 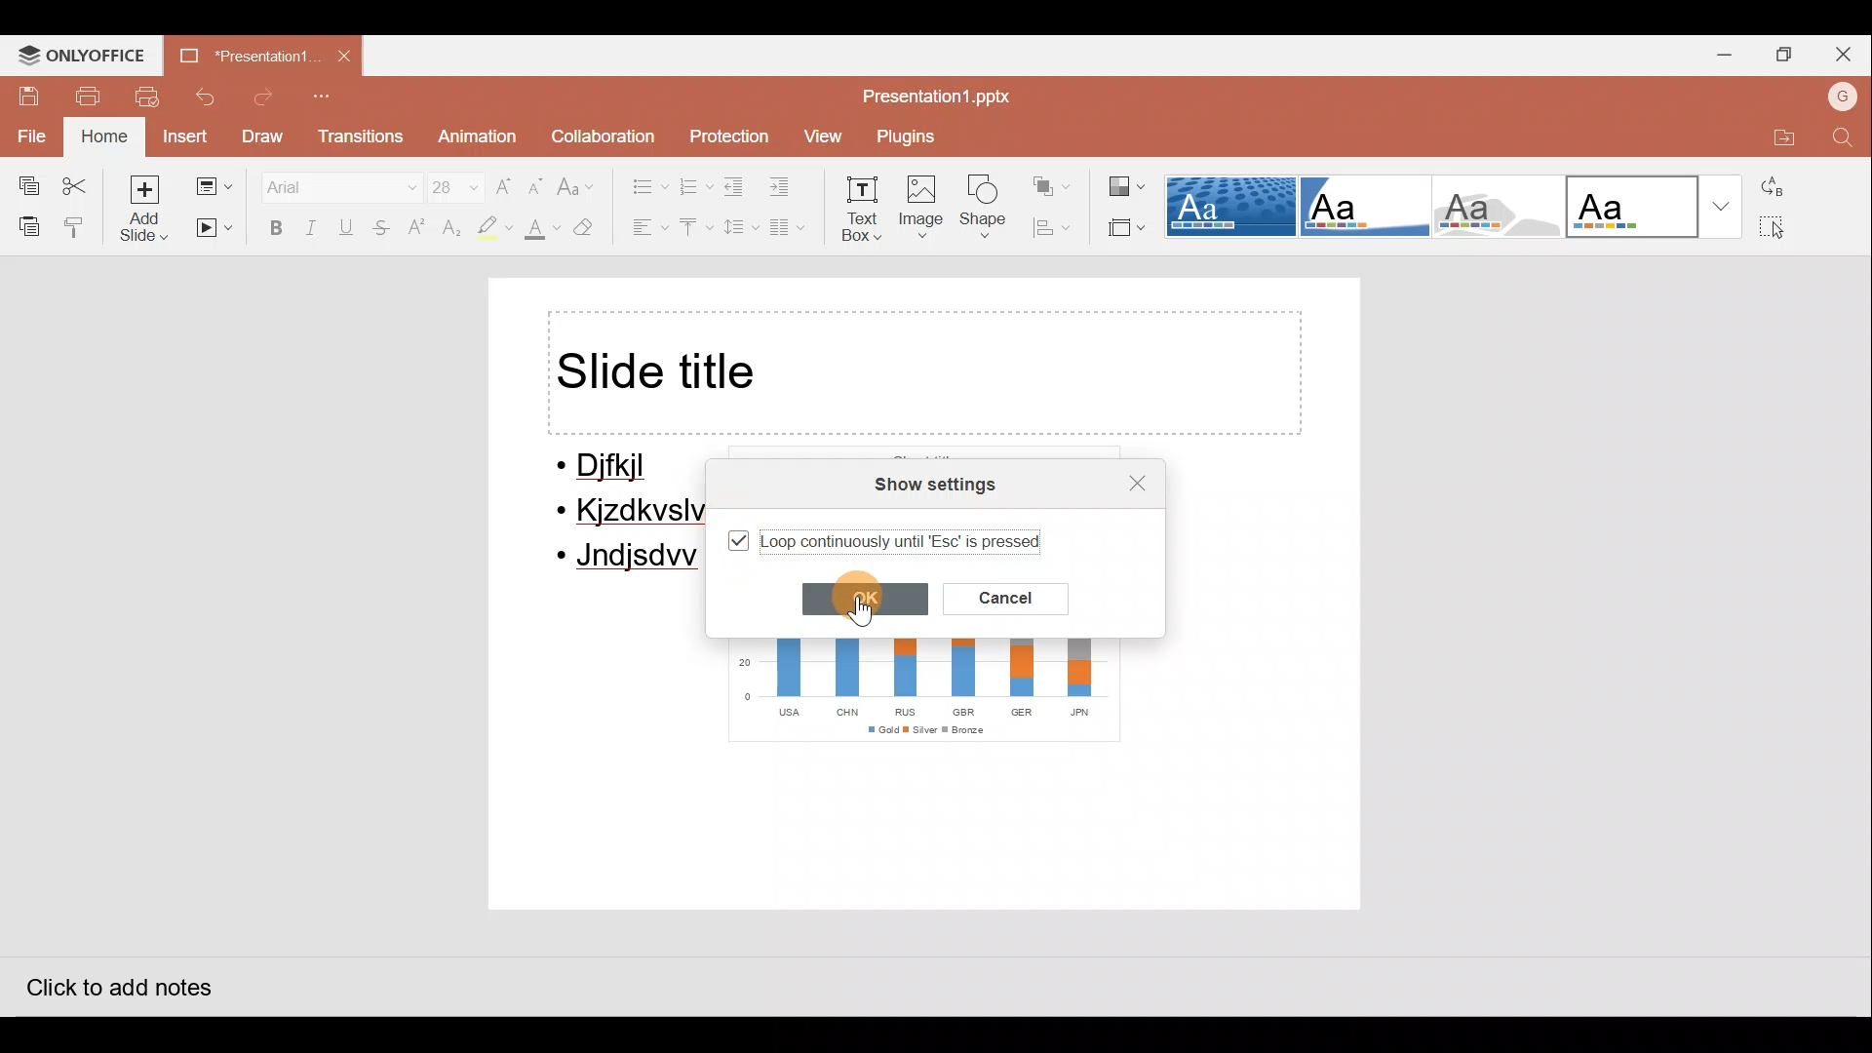 I want to click on View, so click(x=820, y=134).